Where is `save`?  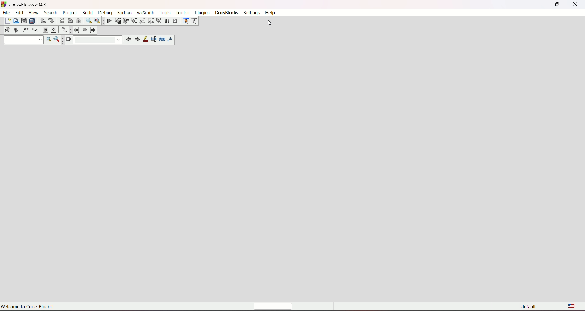
save is located at coordinates (24, 21).